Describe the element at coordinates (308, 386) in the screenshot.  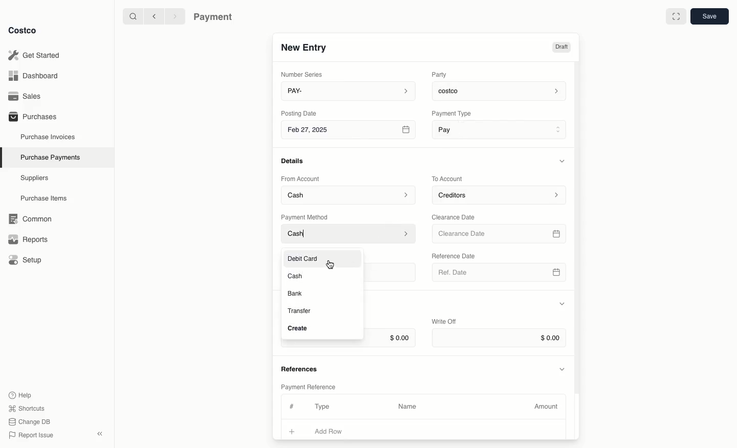
I see `Payment Reference` at that location.